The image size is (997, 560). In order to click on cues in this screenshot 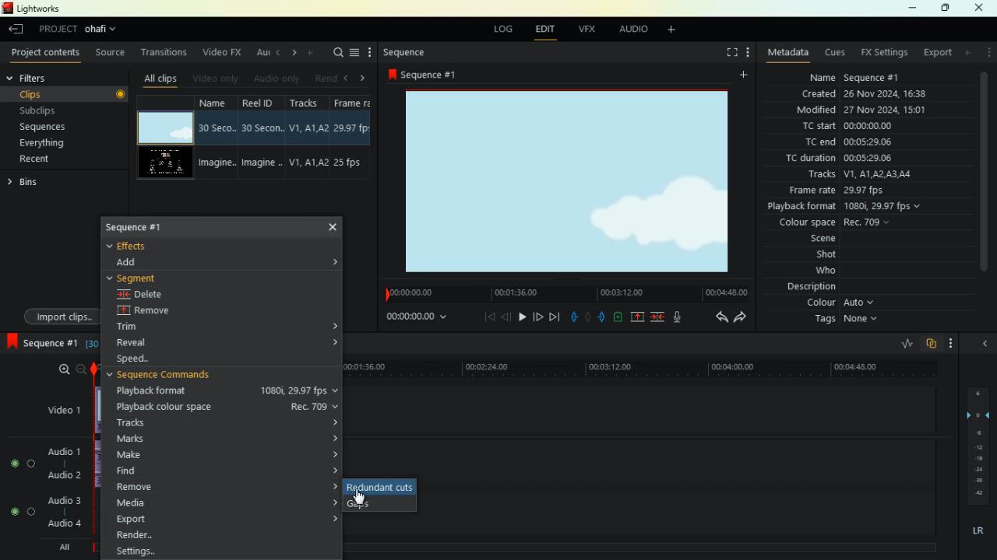, I will do `click(833, 54)`.